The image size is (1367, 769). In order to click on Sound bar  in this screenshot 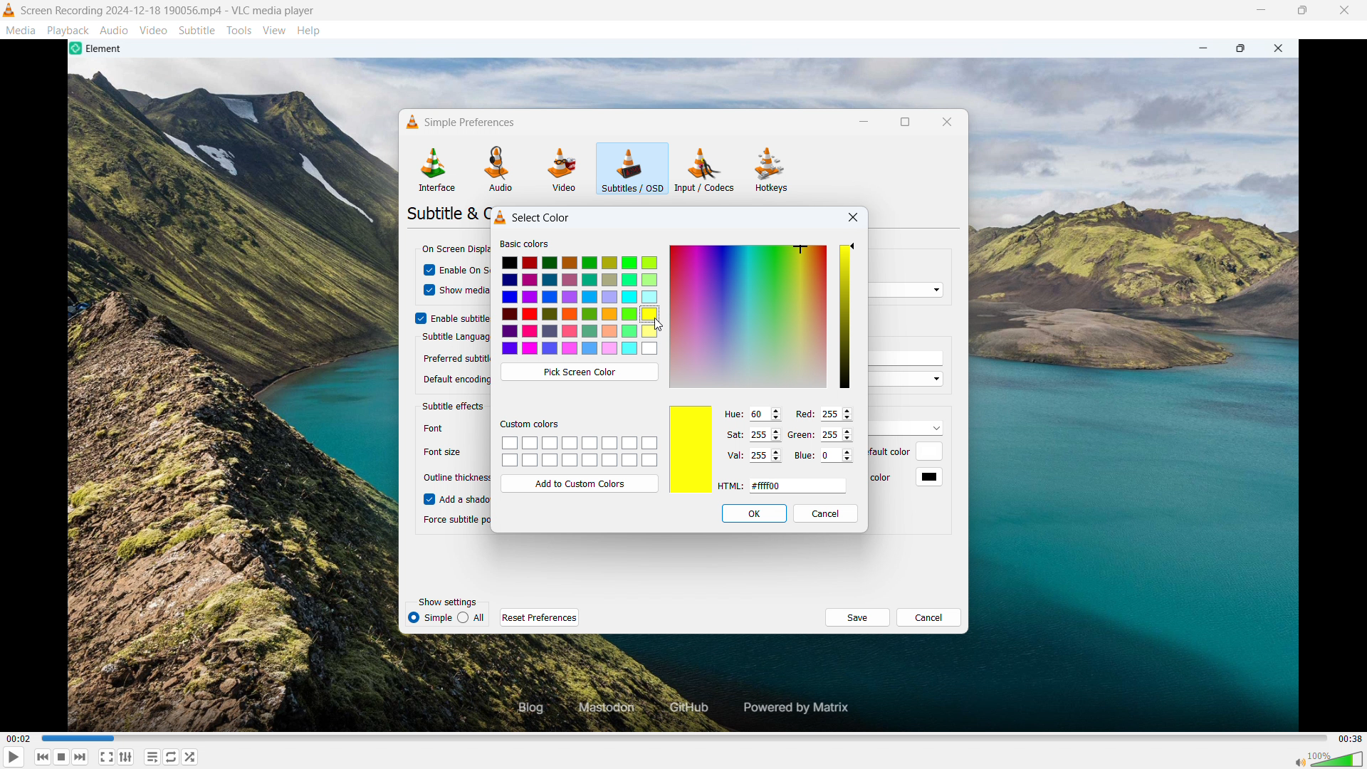, I will do `click(1329, 758)`.